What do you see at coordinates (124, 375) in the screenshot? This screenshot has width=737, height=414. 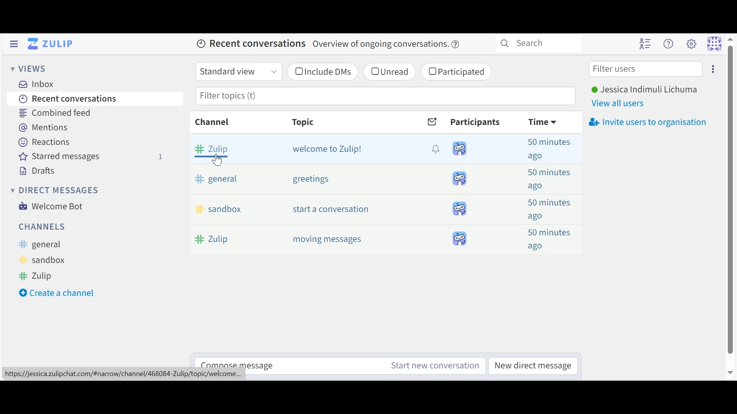 I see `personal url` at bounding box center [124, 375].